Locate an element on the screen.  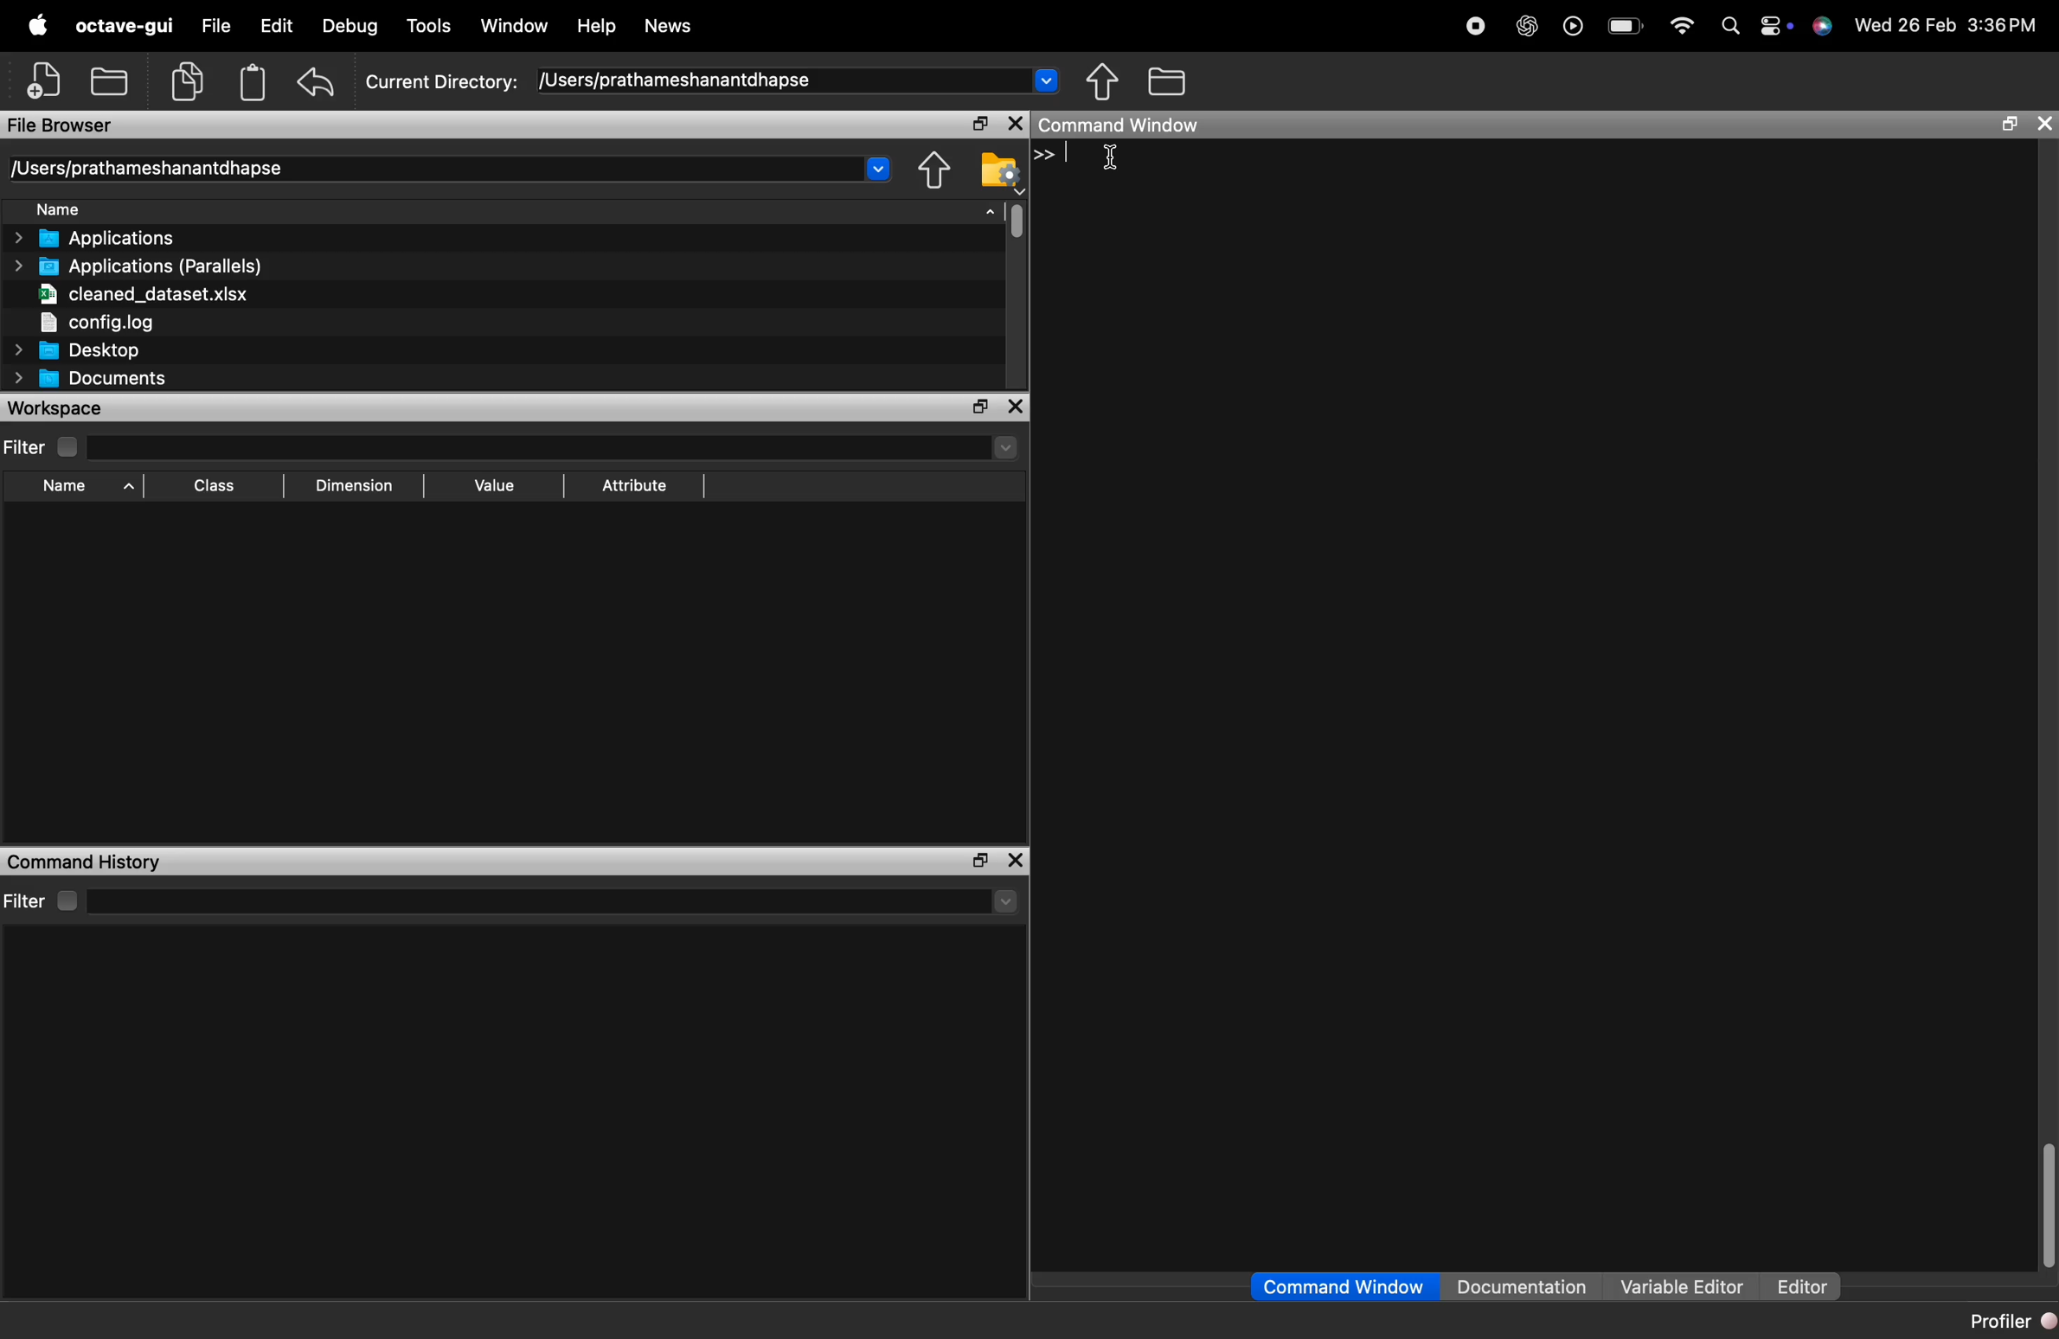
Variable Editor is located at coordinates (1678, 1287).